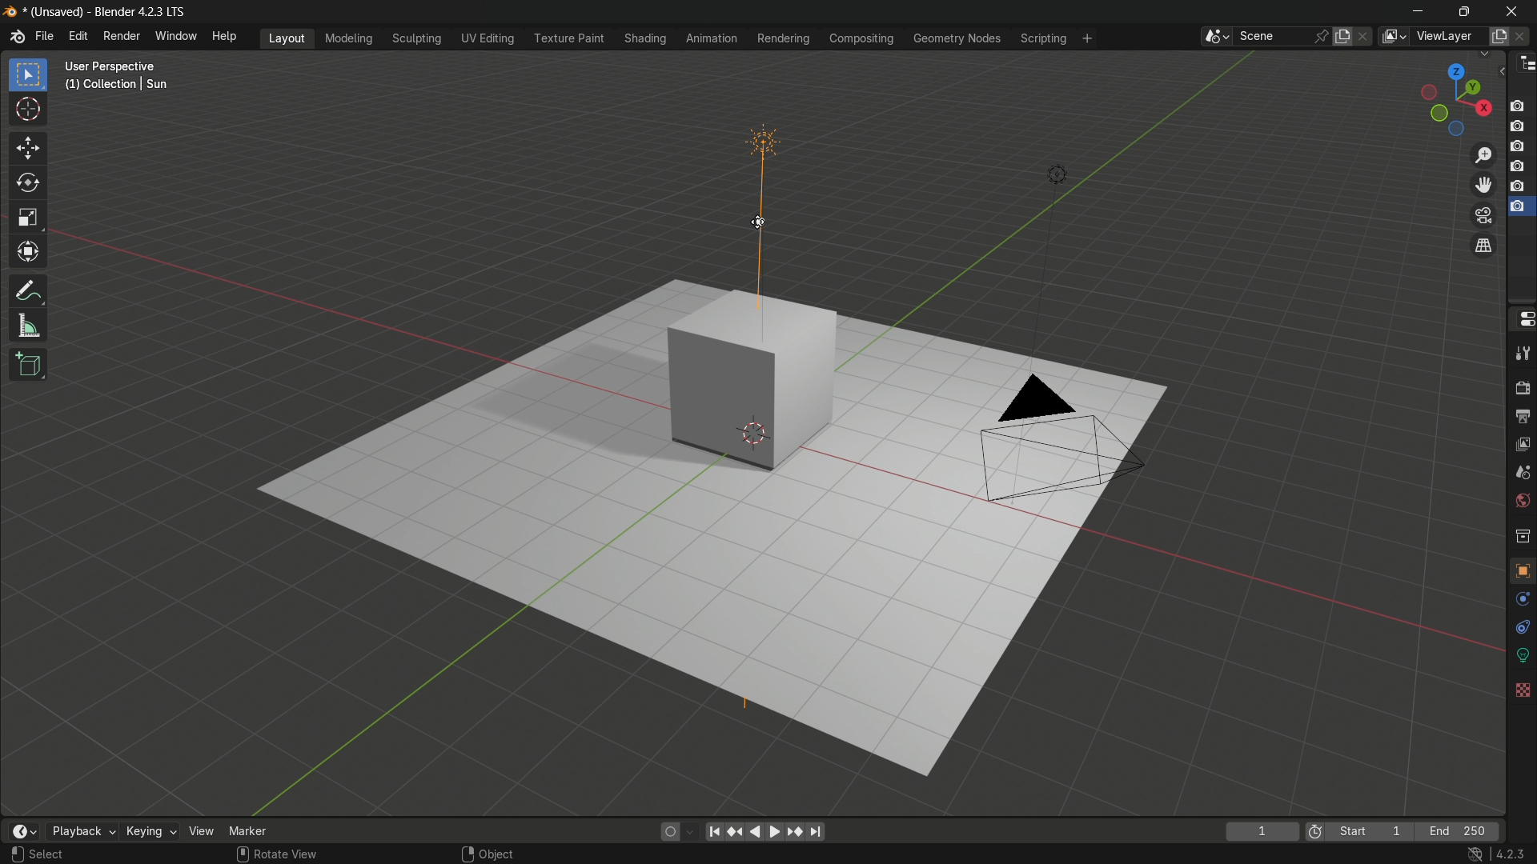  Describe the element at coordinates (1484, 155) in the screenshot. I see `zoom in/out` at that location.